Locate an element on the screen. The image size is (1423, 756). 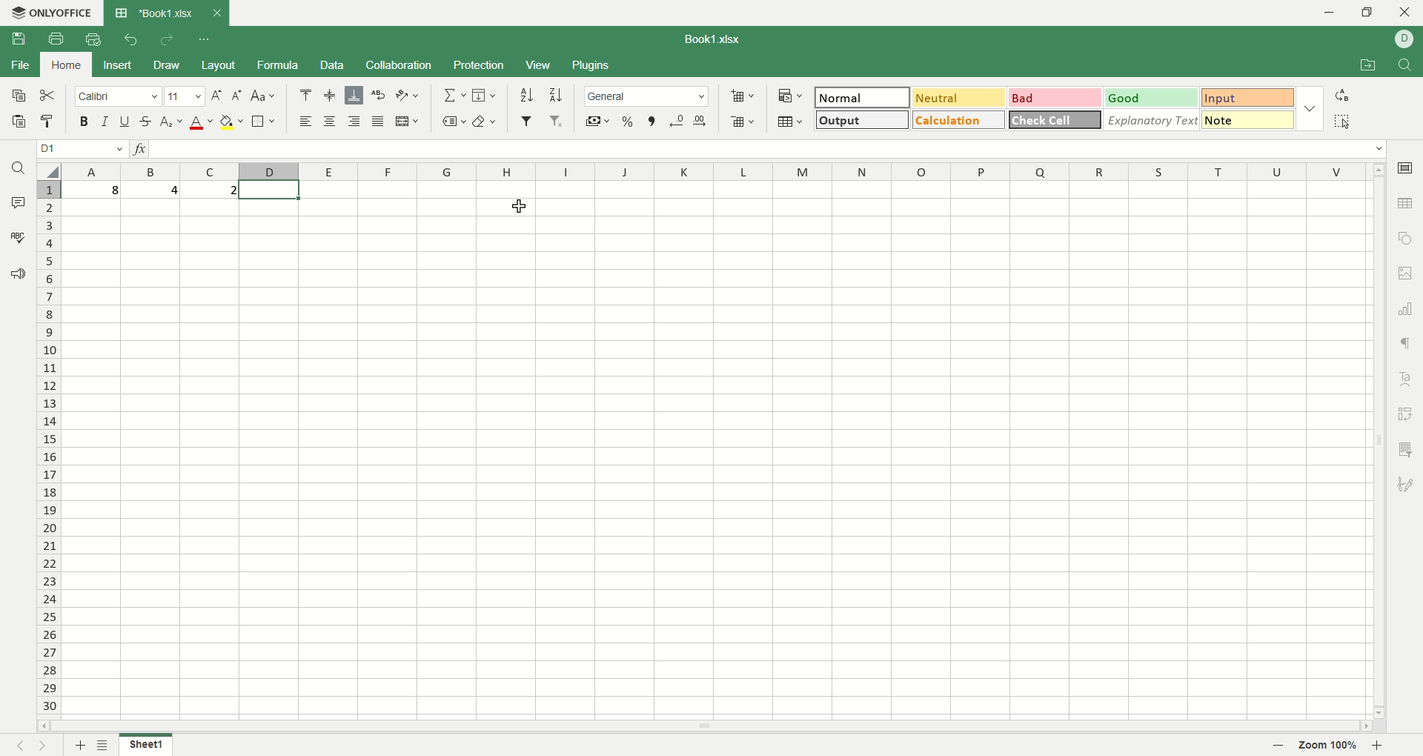
font name is located at coordinates (119, 96).